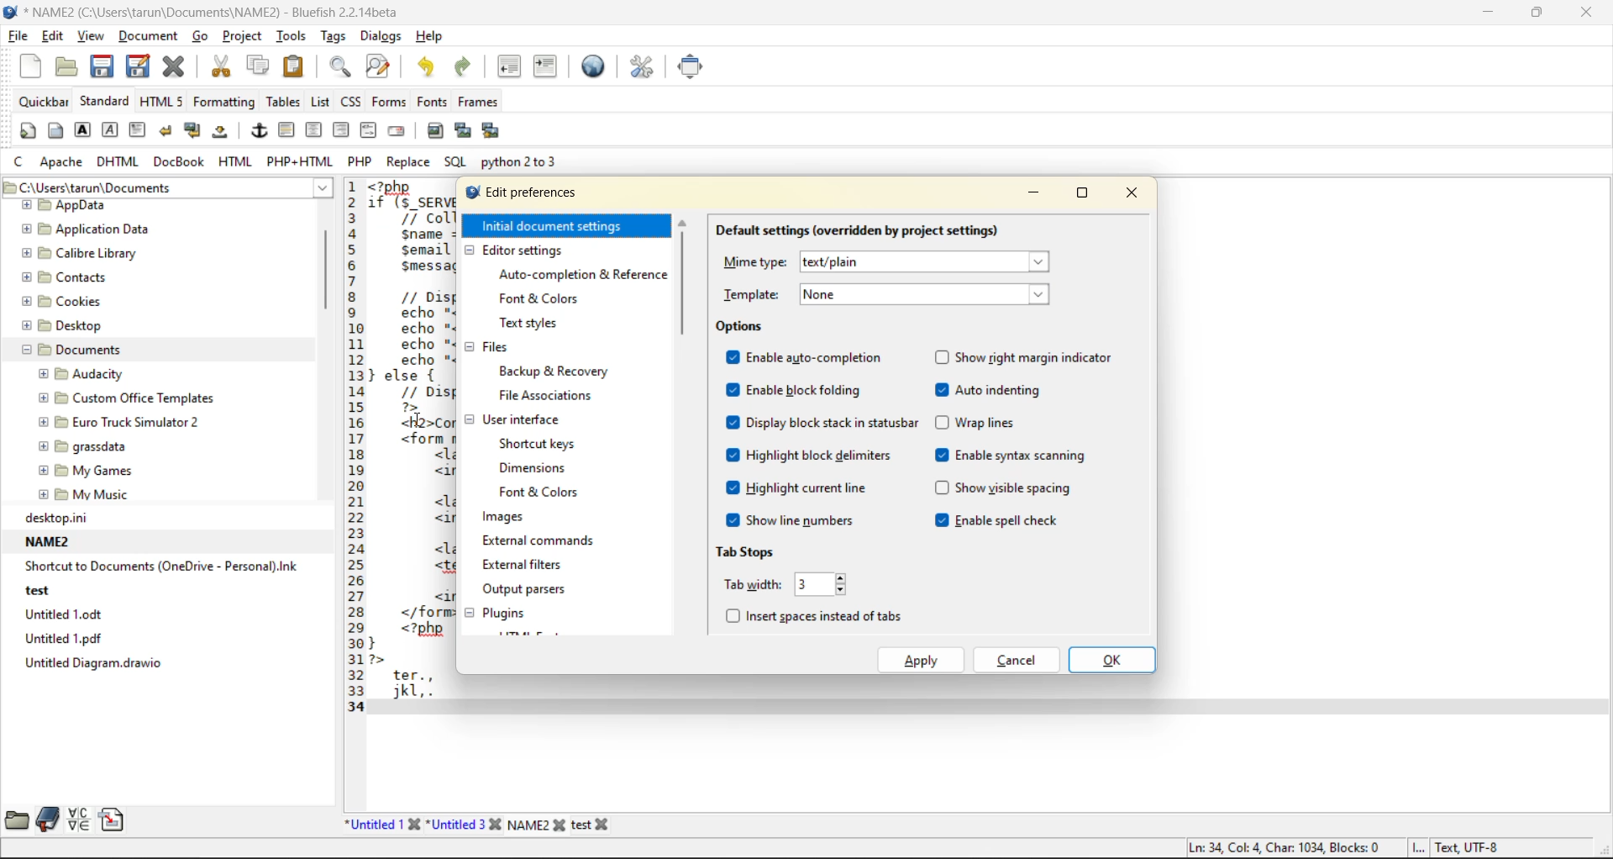 The height and width of the screenshot is (859, 1613). What do you see at coordinates (379, 66) in the screenshot?
I see `find and replace` at bounding box center [379, 66].